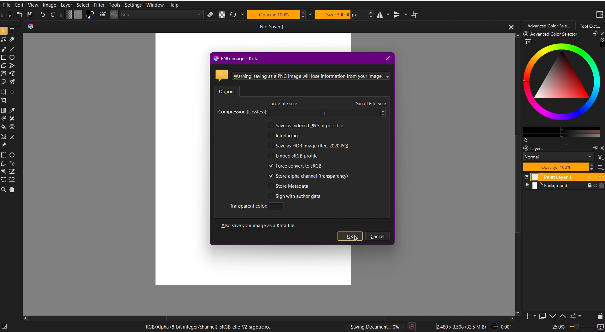 The image size is (605, 332). I want to click on Transparent Color, so click(255, 205).